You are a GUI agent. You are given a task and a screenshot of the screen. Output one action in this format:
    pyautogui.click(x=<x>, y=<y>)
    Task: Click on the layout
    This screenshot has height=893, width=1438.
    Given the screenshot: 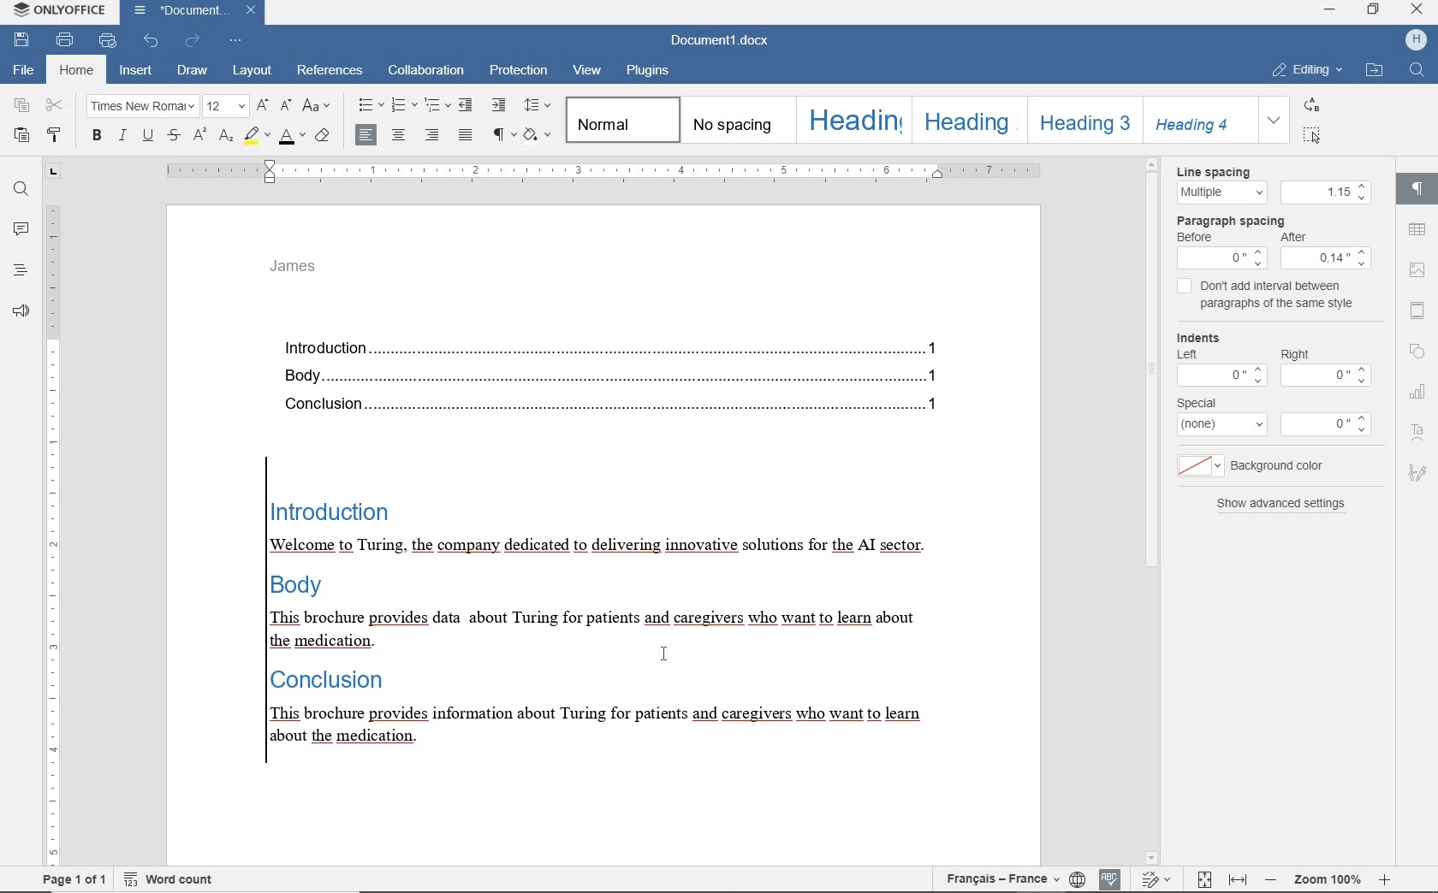 What is the action you would take?
    pyautogui.click(x=250, y=72)
    